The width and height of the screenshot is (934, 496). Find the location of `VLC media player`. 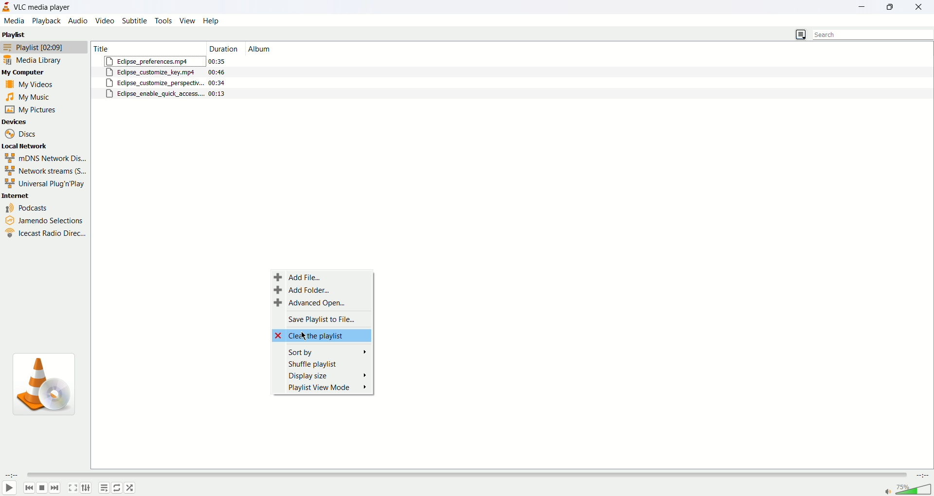

VLC media player is located at coordinates (43, 7).